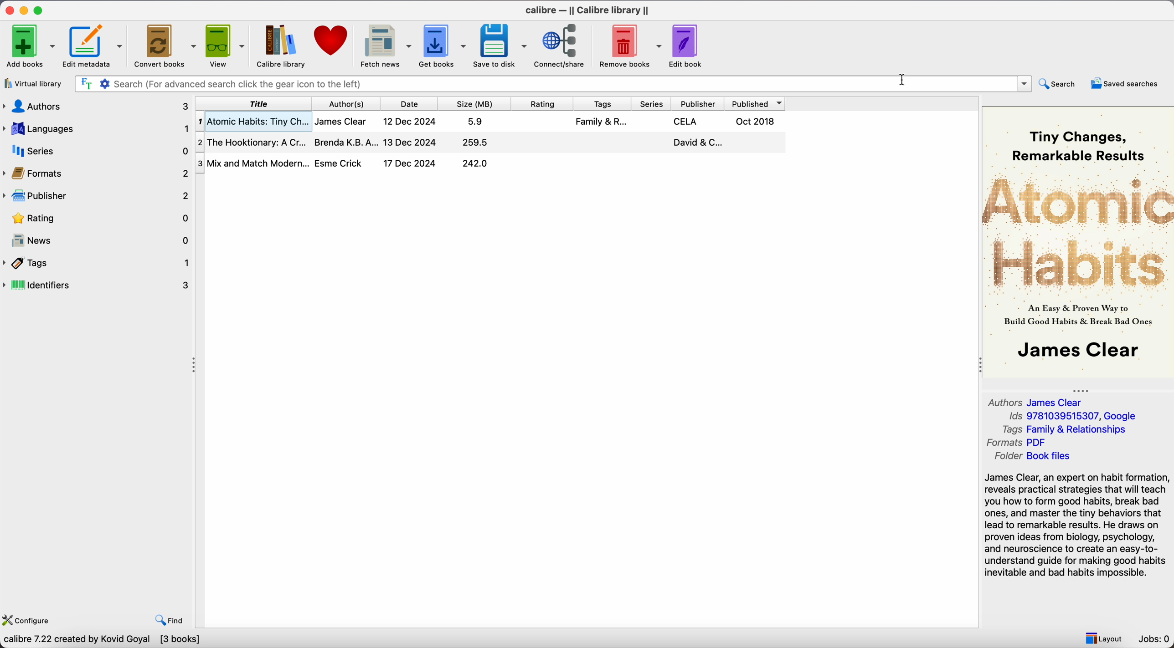  What do you see at coordinates (476, 122) in the screenshot?
I see `5.9` at bounding box center [476, 122].